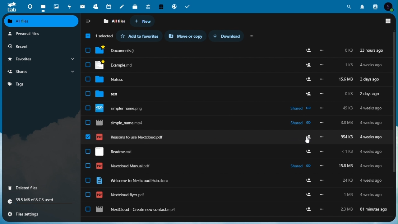 The image size is (398, 224). Describe the element at coordinates (185, 36) in the screenshot. I see `Move or copy` at that location.